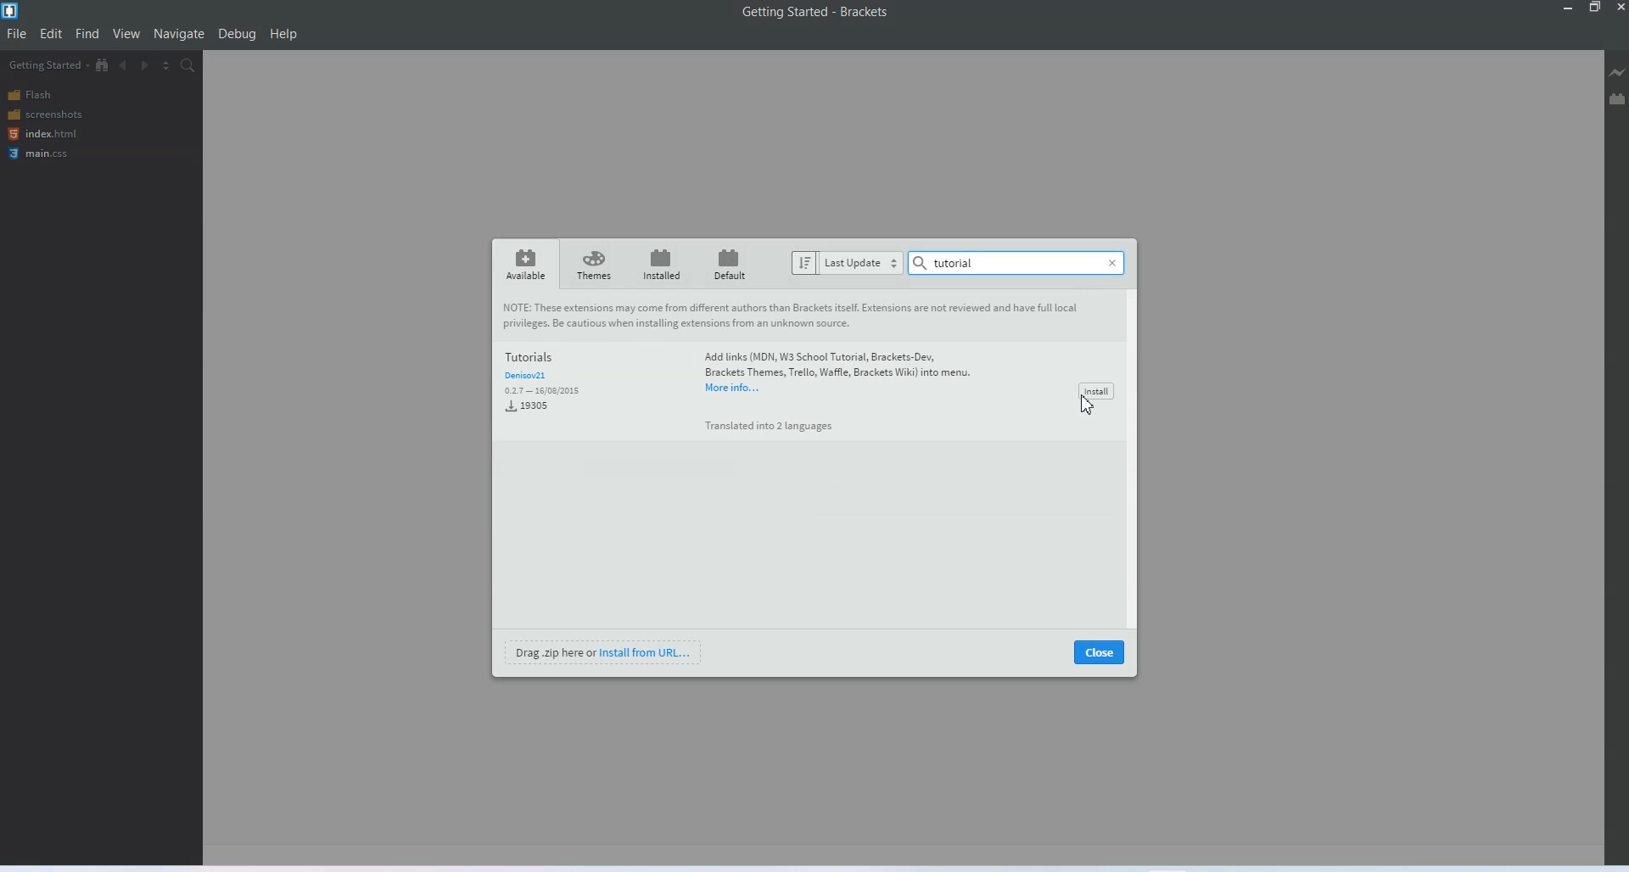 The width and height of the screenshot is (1629, 872). I want to click on a Translated into 2 languages, so click(776, 427).